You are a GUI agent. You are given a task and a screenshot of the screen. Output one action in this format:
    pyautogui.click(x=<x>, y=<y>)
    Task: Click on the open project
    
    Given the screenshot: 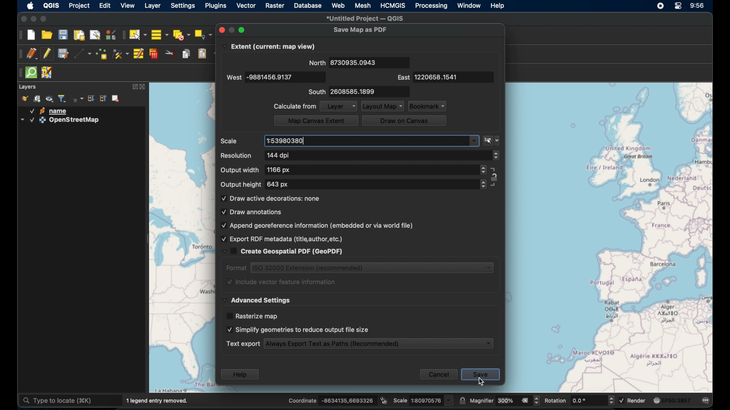 What is the action you would take?
    pyautogui.click(x=47, y=35)
    